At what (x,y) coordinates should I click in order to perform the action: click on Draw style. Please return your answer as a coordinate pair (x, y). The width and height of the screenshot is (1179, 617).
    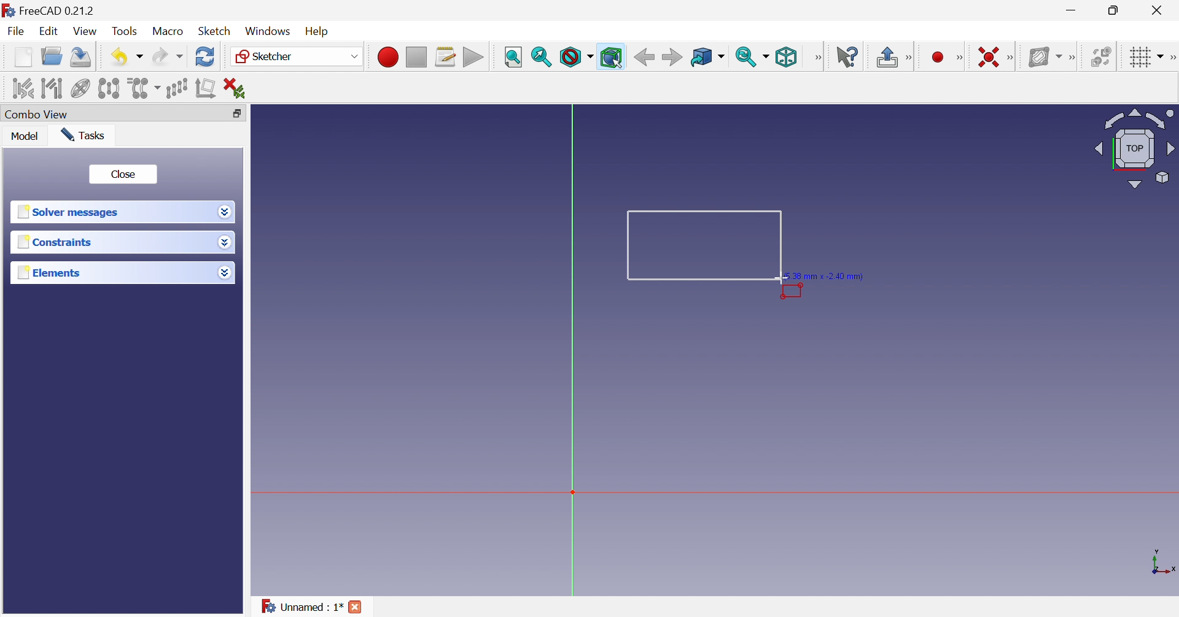
    Looking at the image, I should click on (576, 56).